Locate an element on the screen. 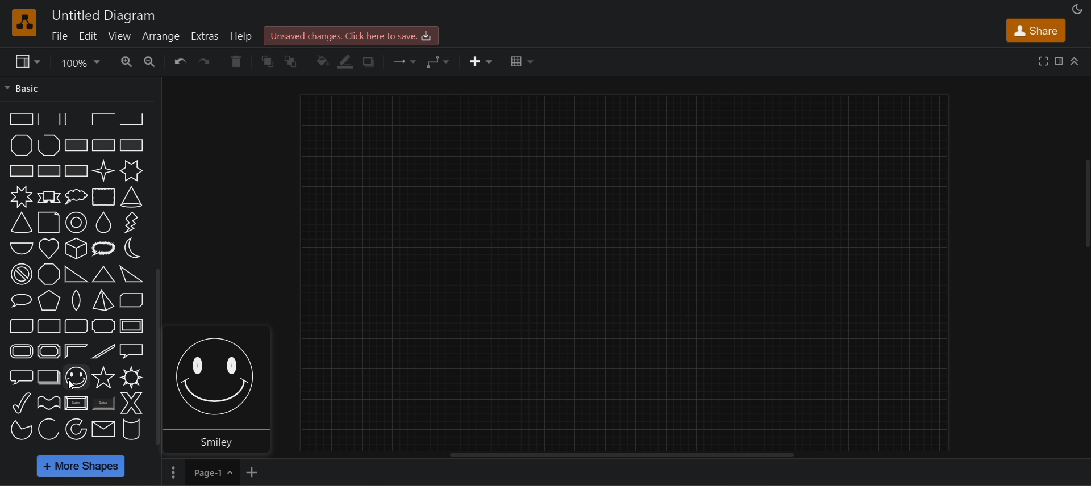 The image size is (1091, 486). drop  is located at coordinates (106, 224).